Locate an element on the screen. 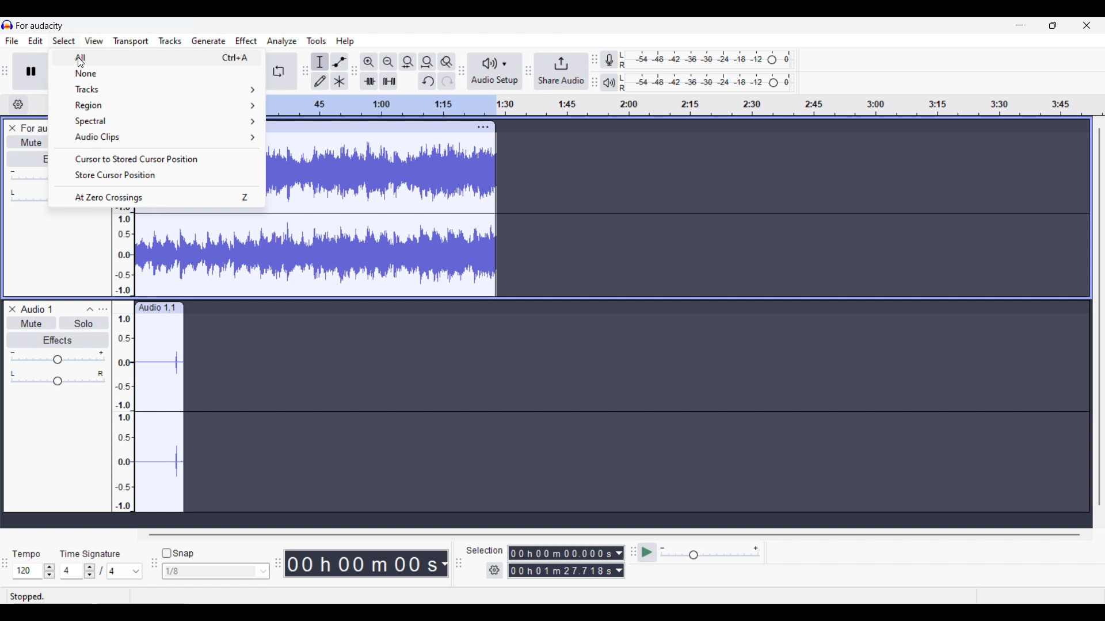 The height and width of the screenshot is (621, 1105). Silence audio selection is located at coordinates (388, 81).